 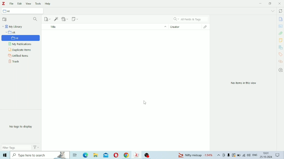 What do you see at coordinates (28, 4) in the screenshot?
I see `View` at bounding box center [28, 4].